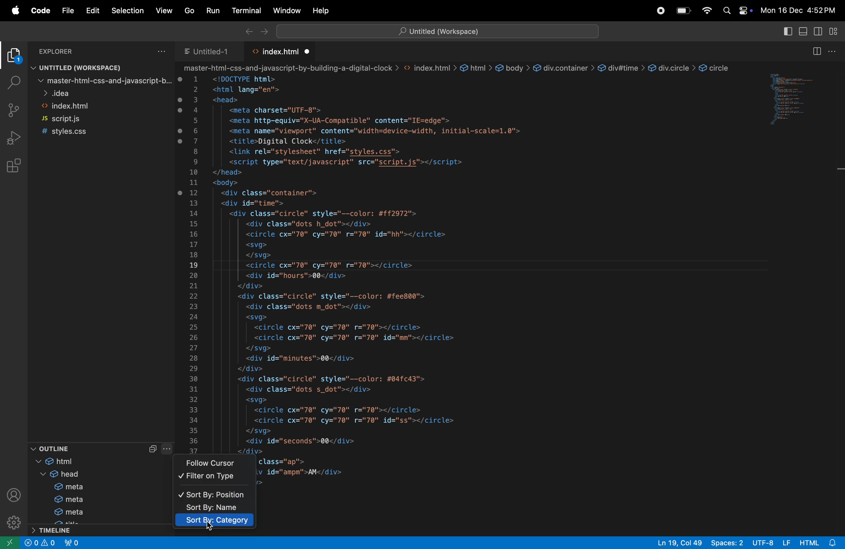 The width and height of the screenshot is (845, 549). Describe the element at coordinates (216, 464) in the screenshot. I see `follow cursor` at that location.